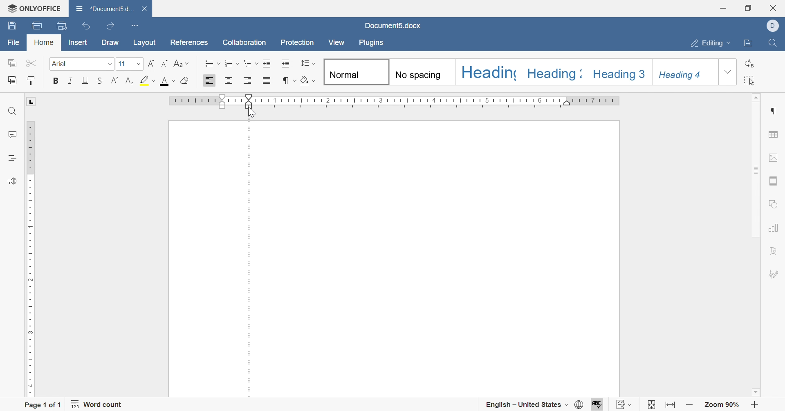 This screenshot has width=785, height=411. Describe the element at coordinates (752, 62) in the screenshot. I see `replace` at that location.